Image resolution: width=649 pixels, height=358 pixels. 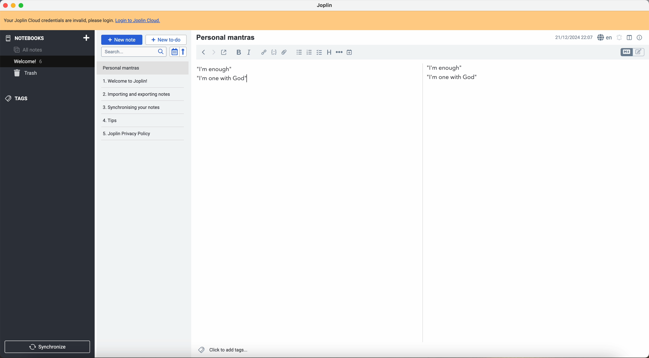 I want to click on toggle edit layout, so click(x=627, y=52).